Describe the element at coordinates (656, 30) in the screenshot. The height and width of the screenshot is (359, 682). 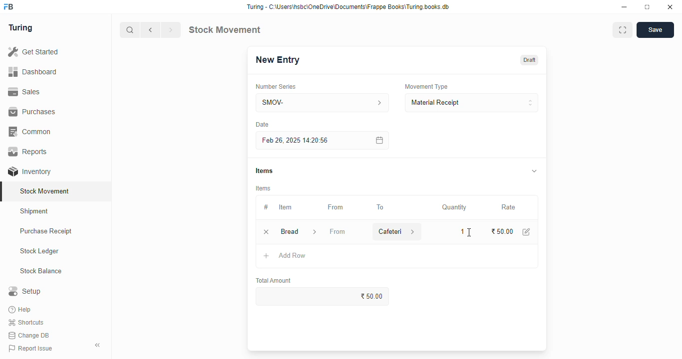
I see `save` at that location.